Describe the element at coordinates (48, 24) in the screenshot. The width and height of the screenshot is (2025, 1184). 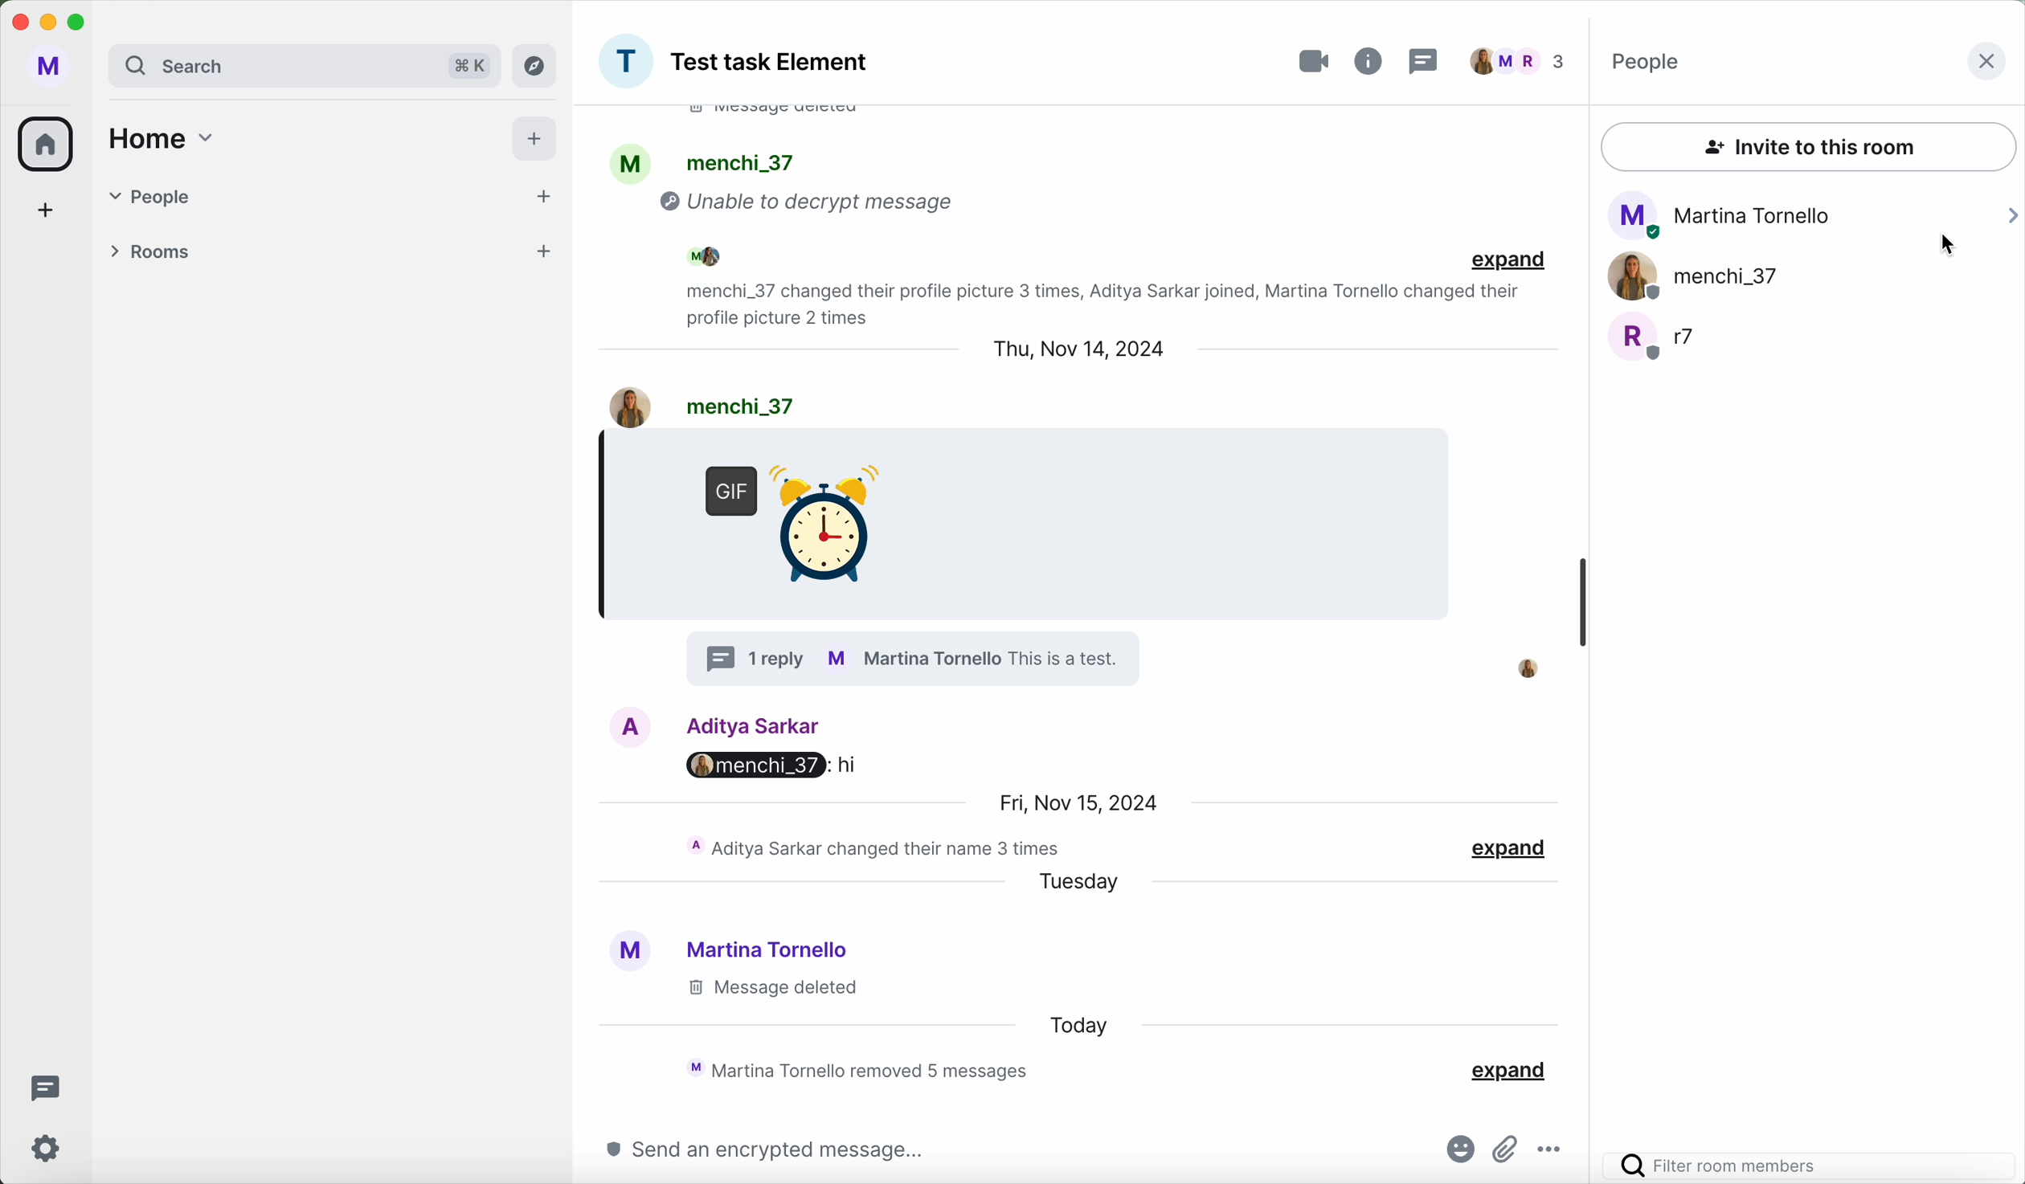
I see `minimize` at that location.